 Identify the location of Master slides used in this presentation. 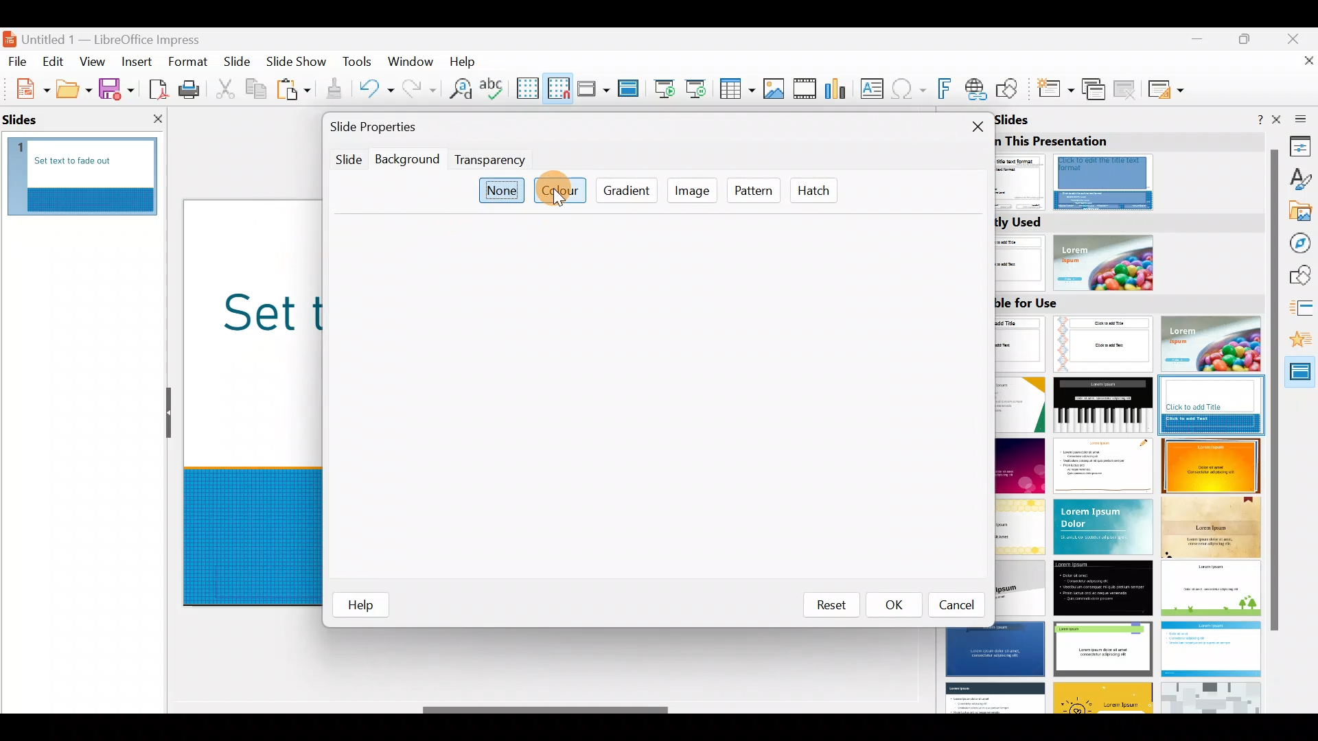
(1127, 161).